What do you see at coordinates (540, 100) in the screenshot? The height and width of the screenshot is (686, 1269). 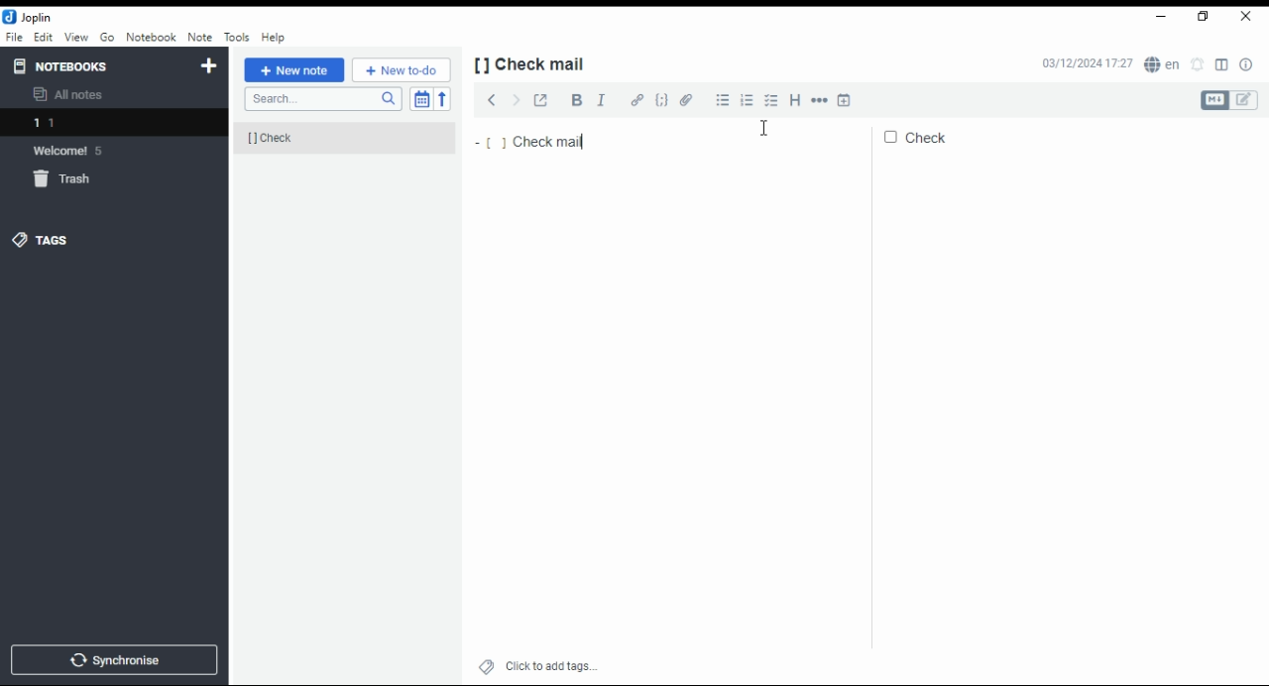 I see `toggle external editing` at bounding box center [540, 100].